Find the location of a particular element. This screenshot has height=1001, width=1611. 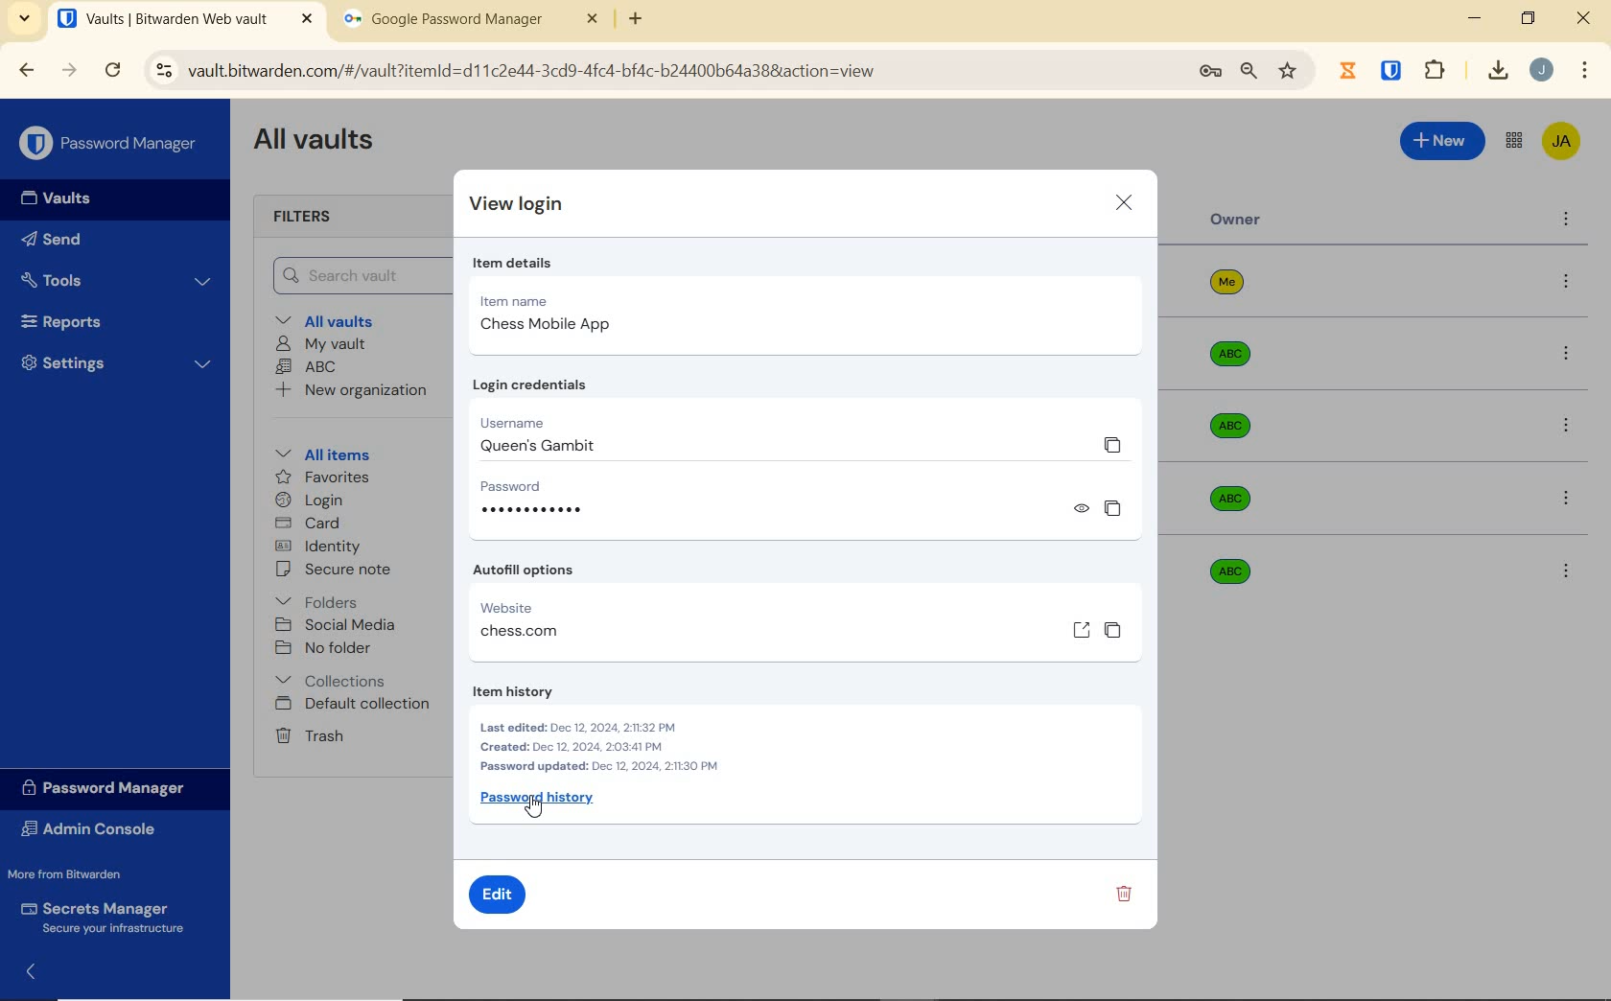

toggle between admin console and password manager is located at coordinates (1513, 140).